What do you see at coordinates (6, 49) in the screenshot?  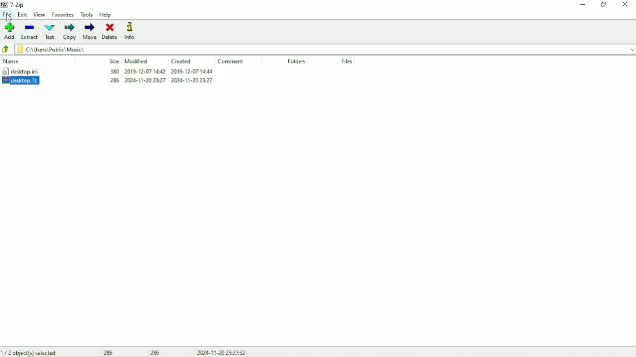 I see `Back` at bounding box center [6, 49].